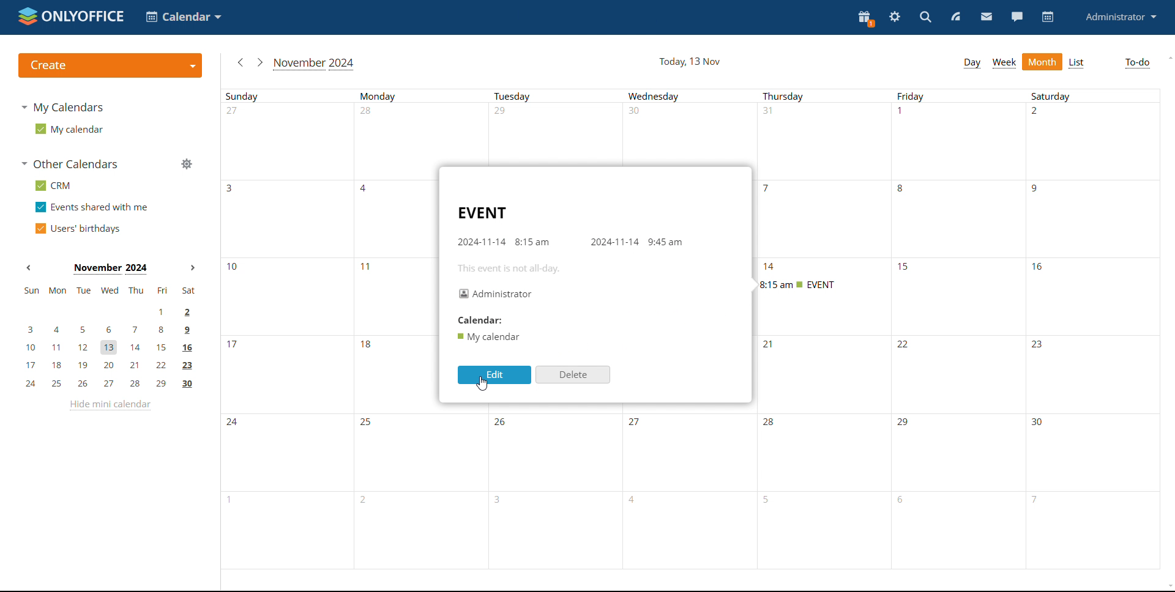 This screenshot has height=592, width=1175. I want to click on unallocated time slots, so click(329, 375).